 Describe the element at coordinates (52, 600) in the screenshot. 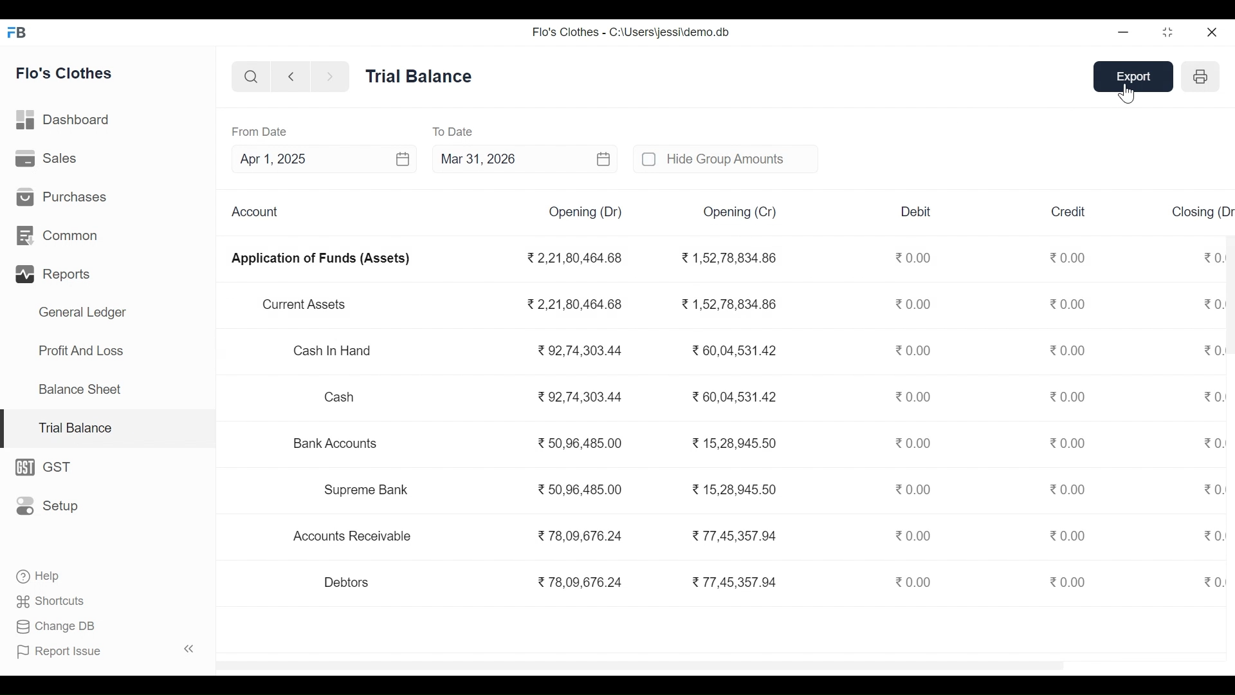

I see `Shortcuts` at that location.